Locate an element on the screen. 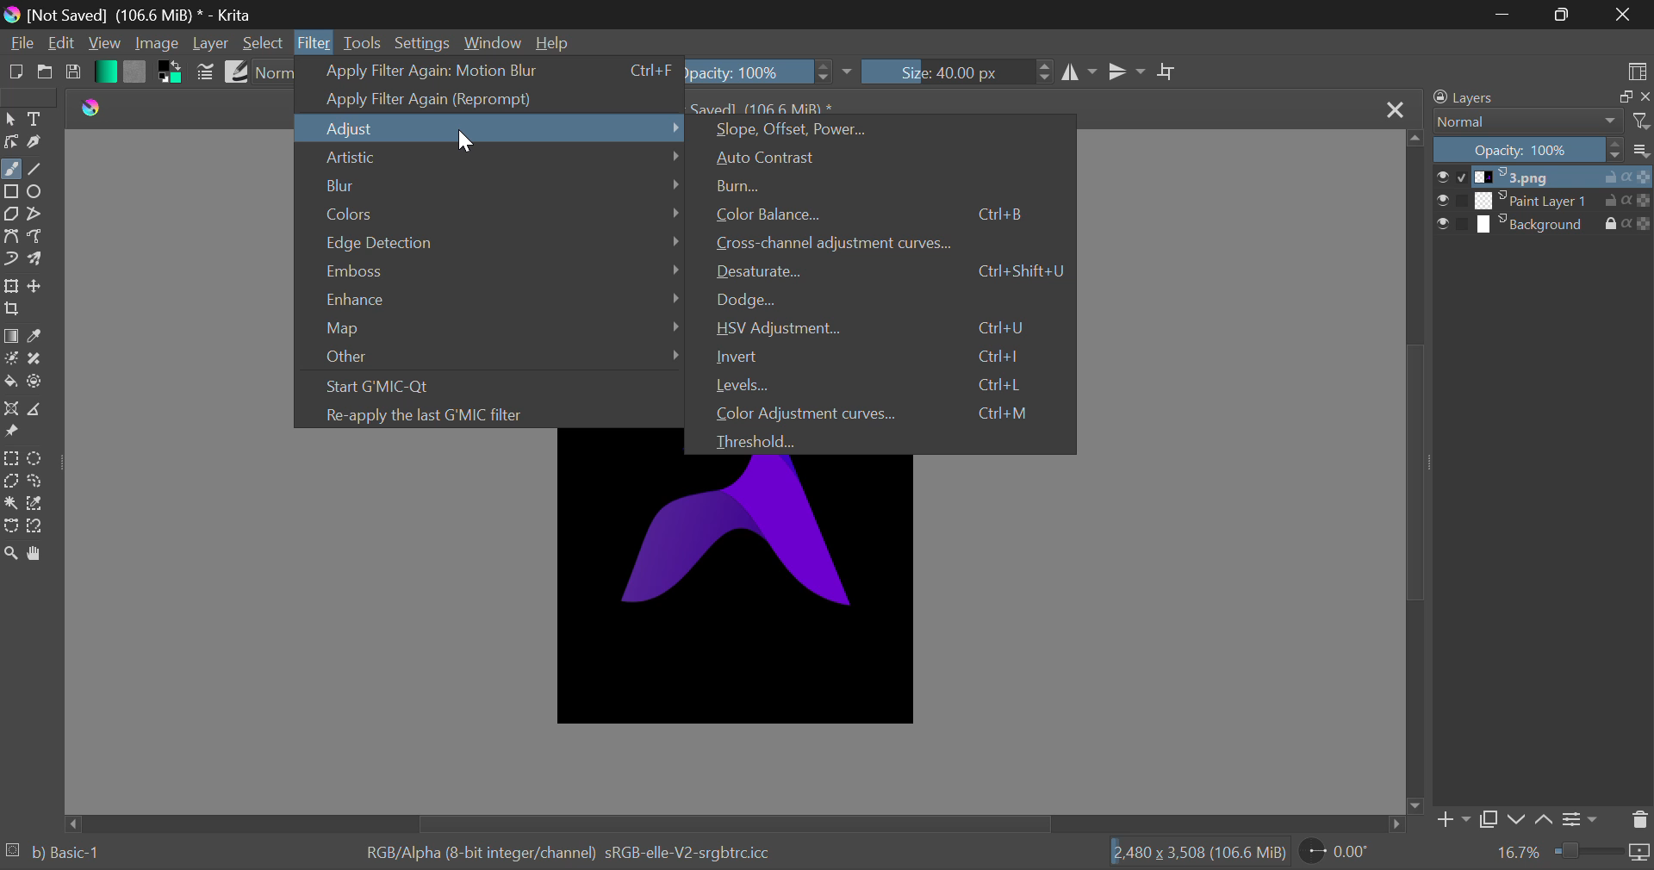  Adjust Menu Open is located at coordinates (493, 128).